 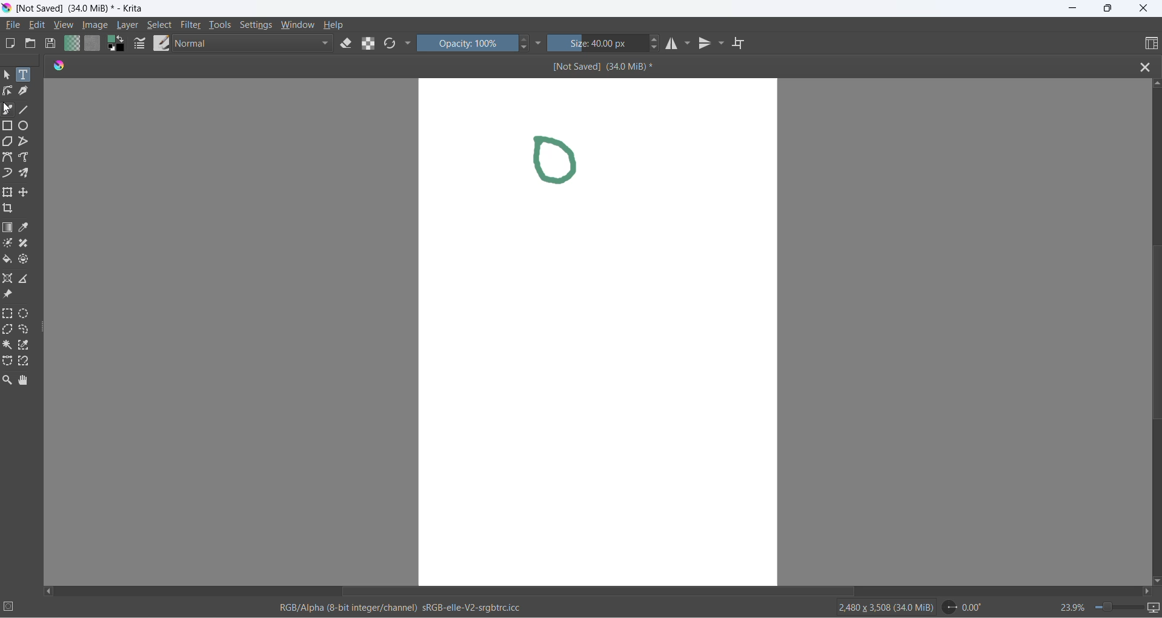 I want to click on reload original presets, so click(x=390, y=43).